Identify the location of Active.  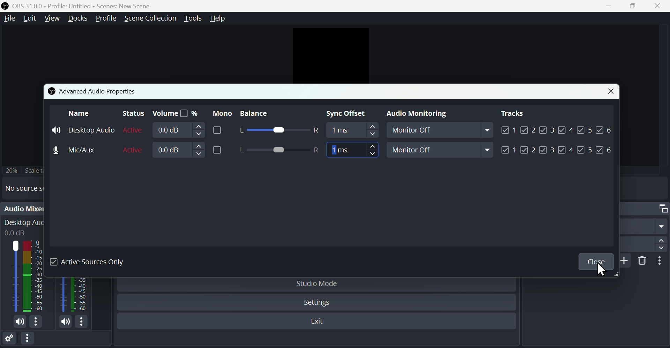
(133, 130).